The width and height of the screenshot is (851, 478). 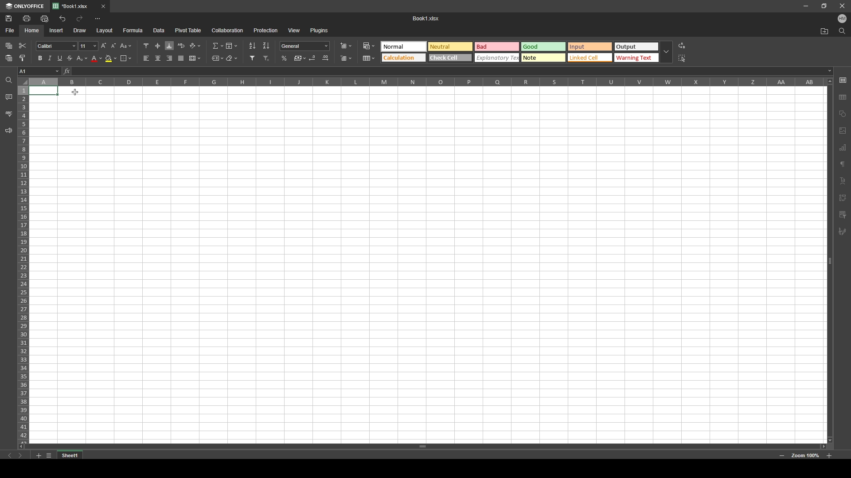 I want to click on comma style, so click(x=300, y=58).